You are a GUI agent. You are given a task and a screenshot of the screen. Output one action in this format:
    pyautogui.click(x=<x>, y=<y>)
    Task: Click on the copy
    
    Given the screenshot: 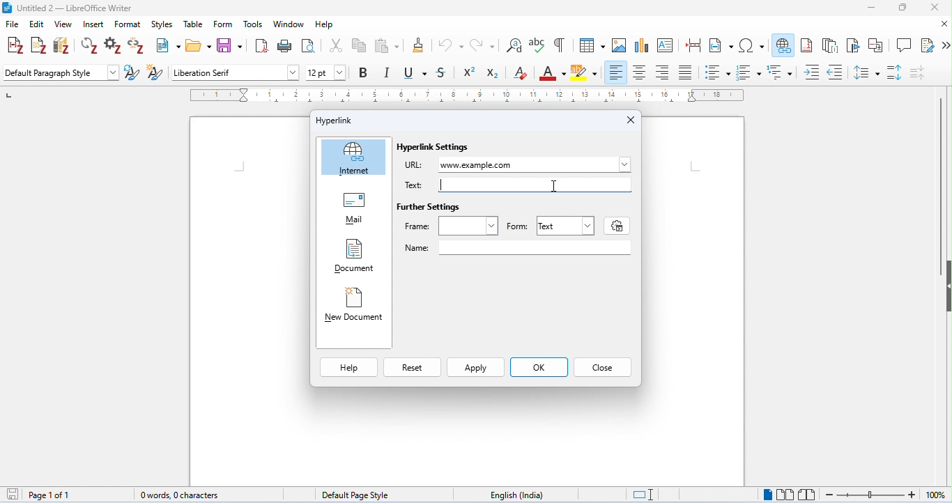 What is the action you would take?
    pyautogui.click(x=360, y=45)
    